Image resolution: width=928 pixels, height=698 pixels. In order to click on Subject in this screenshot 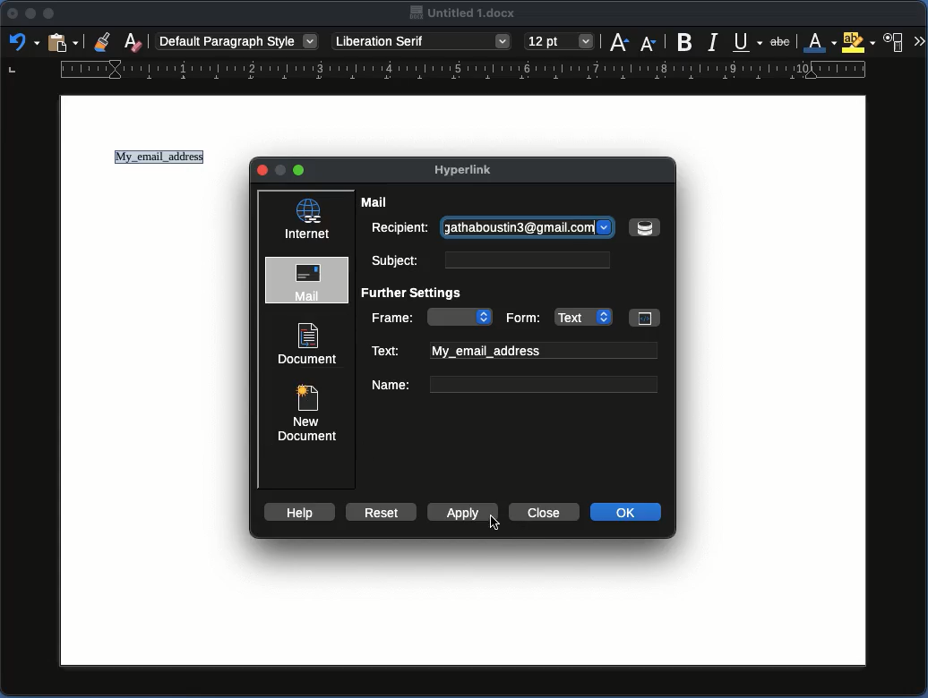, I will do `click(487, 260)`.